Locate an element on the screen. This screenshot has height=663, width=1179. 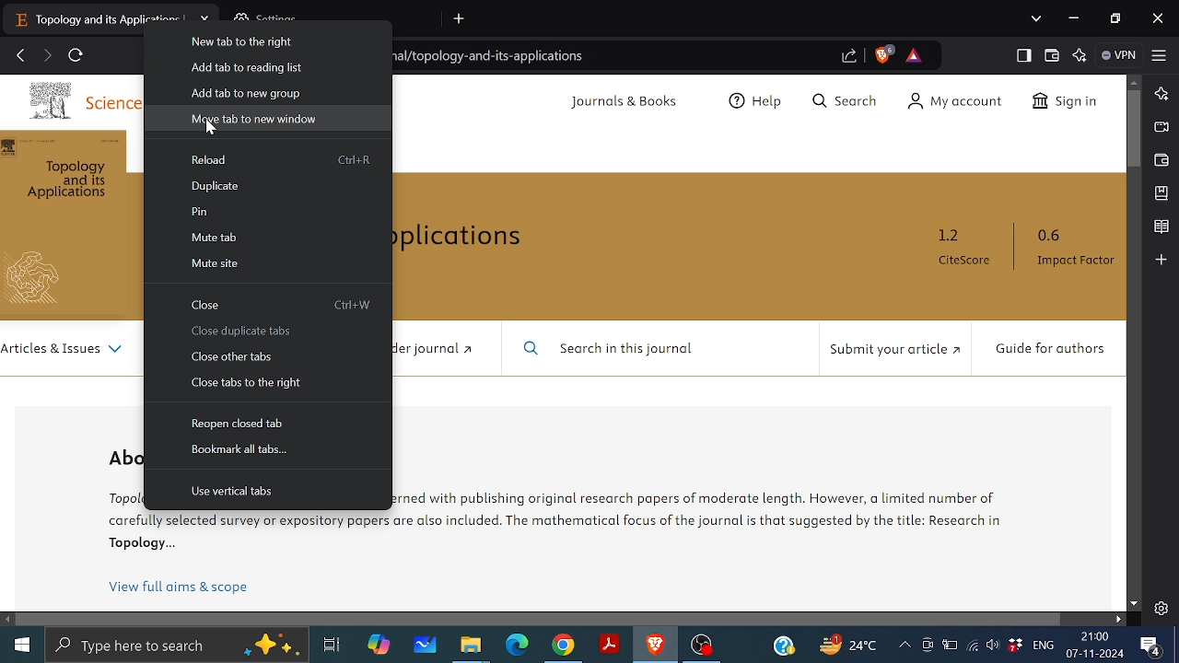
Leo AI is located at coordinates (1080, 57).